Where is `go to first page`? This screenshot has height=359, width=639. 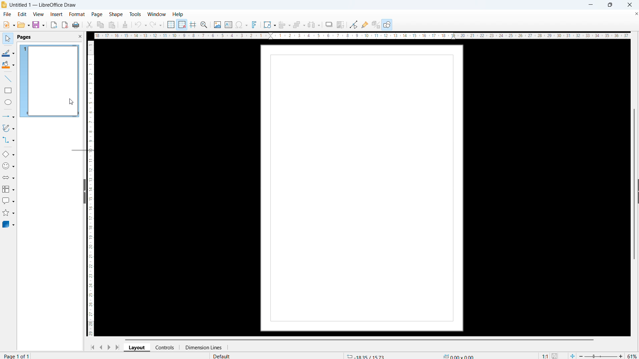
go to first page is located at coordinates (92, 347).